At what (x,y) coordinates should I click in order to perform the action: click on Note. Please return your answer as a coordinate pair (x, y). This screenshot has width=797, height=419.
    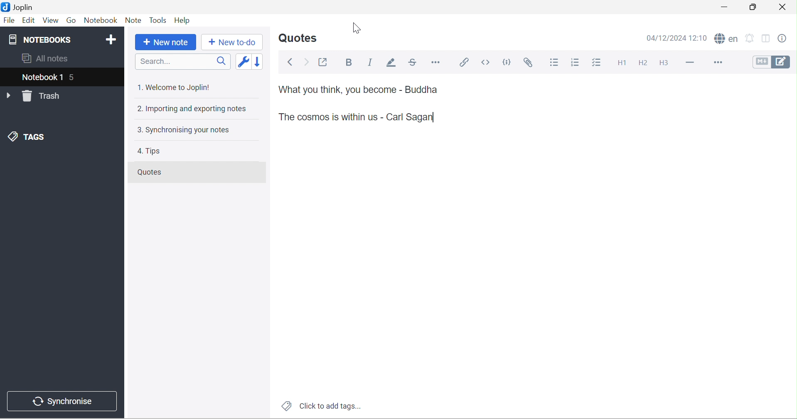
    Looking at the image, I should click on (134, 20).